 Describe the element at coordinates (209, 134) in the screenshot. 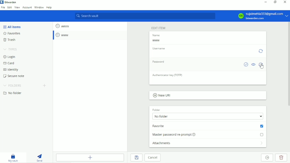

I see `Master password re-prompt` at that location.